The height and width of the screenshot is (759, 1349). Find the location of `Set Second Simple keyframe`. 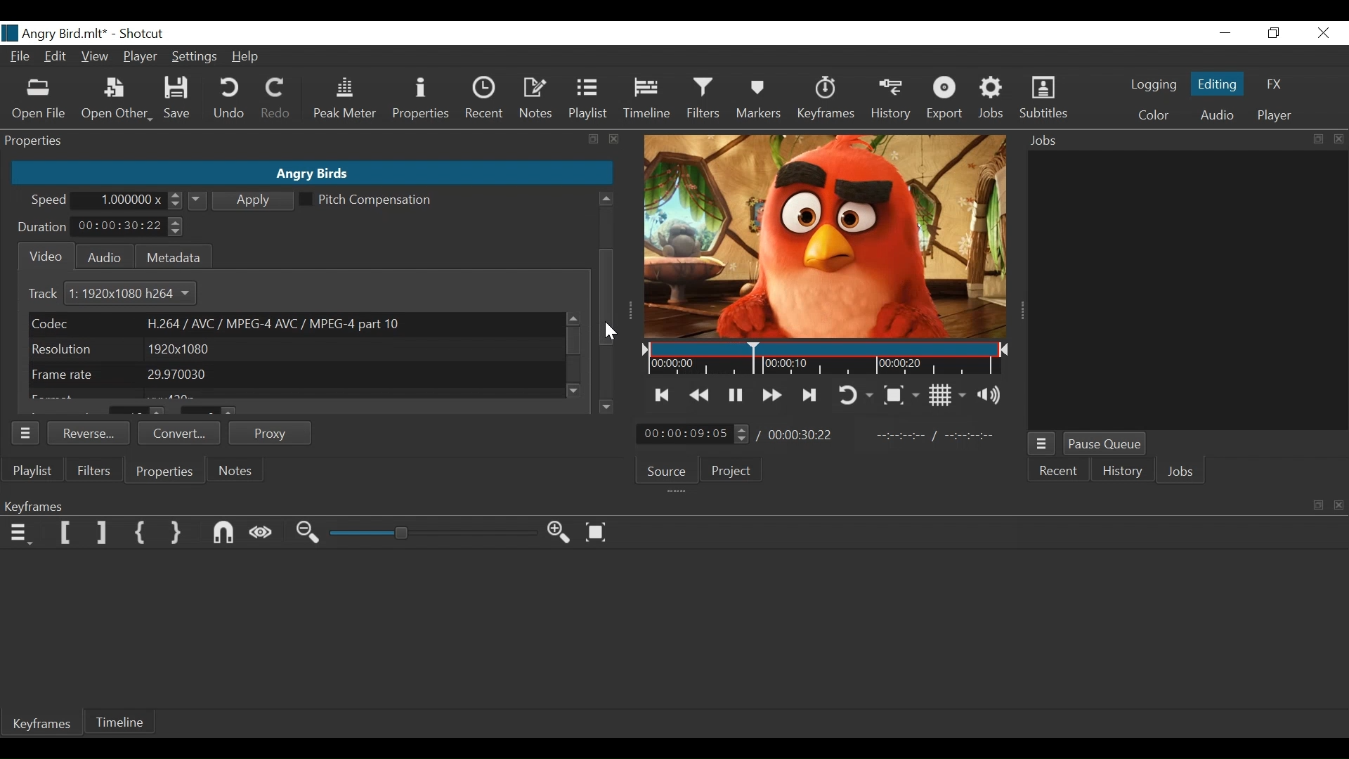

Set Second Simple keyframe is located at coordinates (178, 534).